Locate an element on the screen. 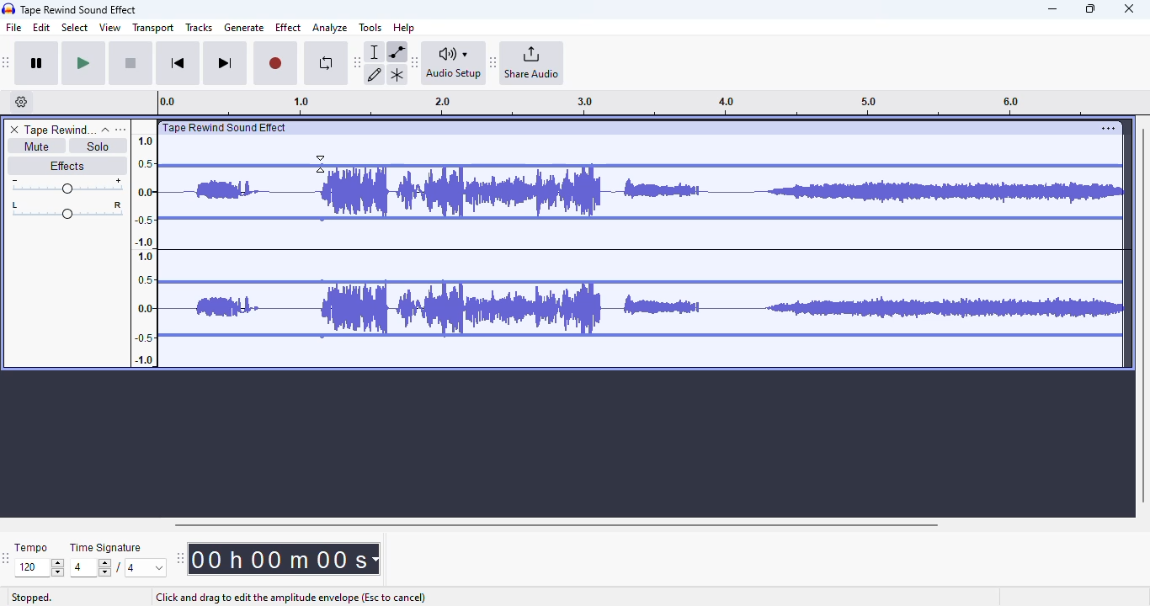 The image size is (1150, 606). select is located at coordinates (75, 27).